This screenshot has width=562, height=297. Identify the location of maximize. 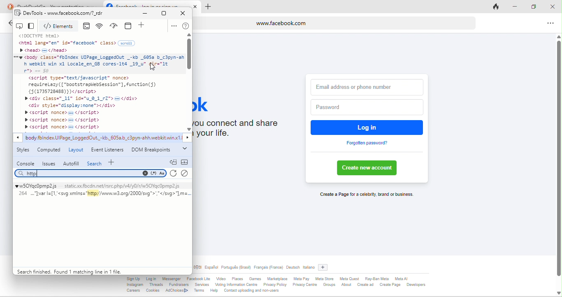
(164, 13).